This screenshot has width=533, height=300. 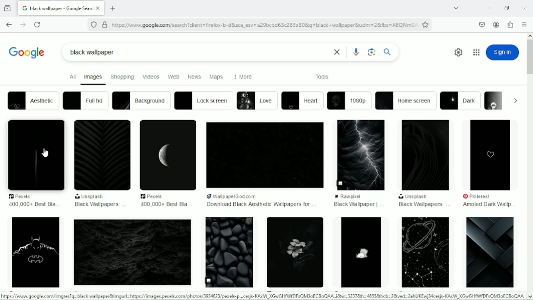 What do you see at coordinates (303, 101) in the screenshot?
I see `heart` at bounding box center [303, 101].